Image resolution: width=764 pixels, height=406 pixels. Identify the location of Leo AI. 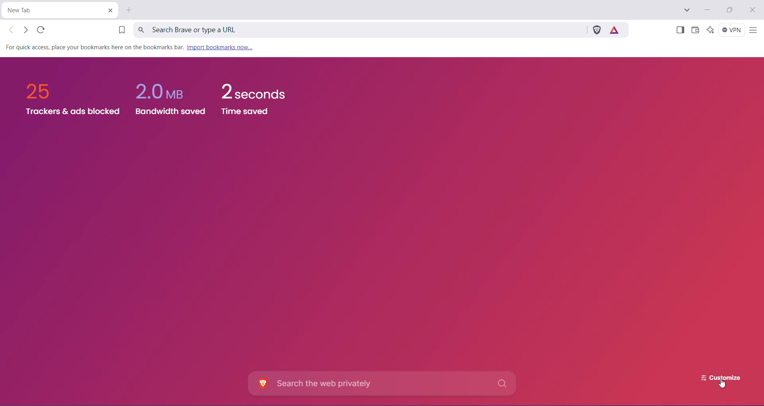
(710, 30).